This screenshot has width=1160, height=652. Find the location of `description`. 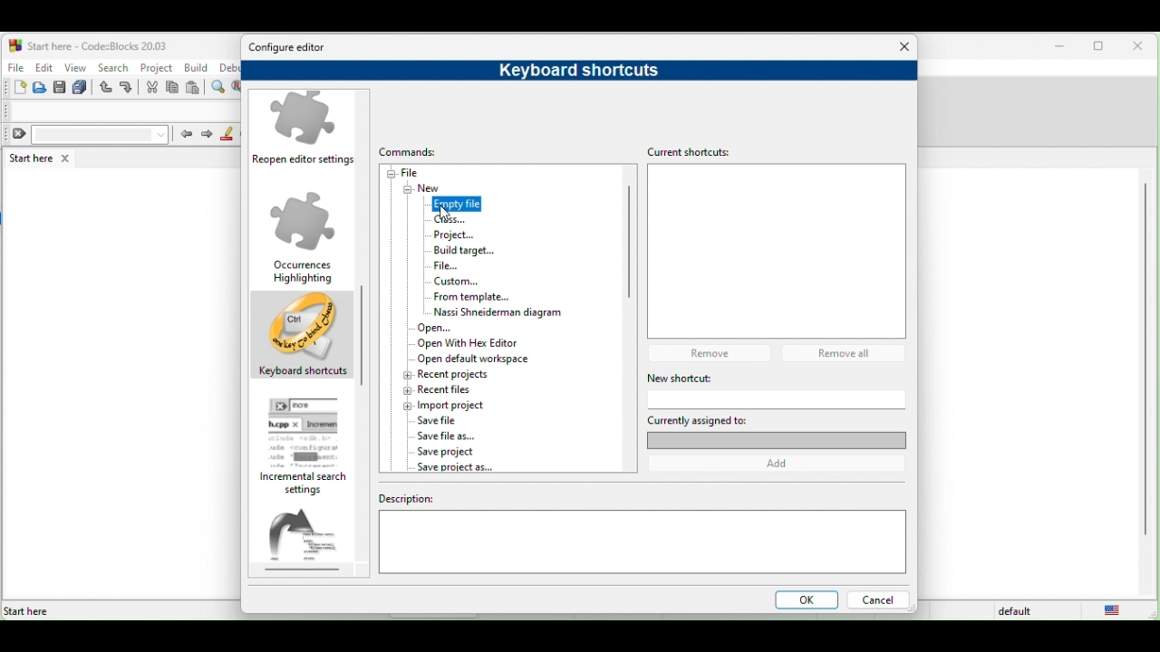

description is located at coordinates (642, 539).